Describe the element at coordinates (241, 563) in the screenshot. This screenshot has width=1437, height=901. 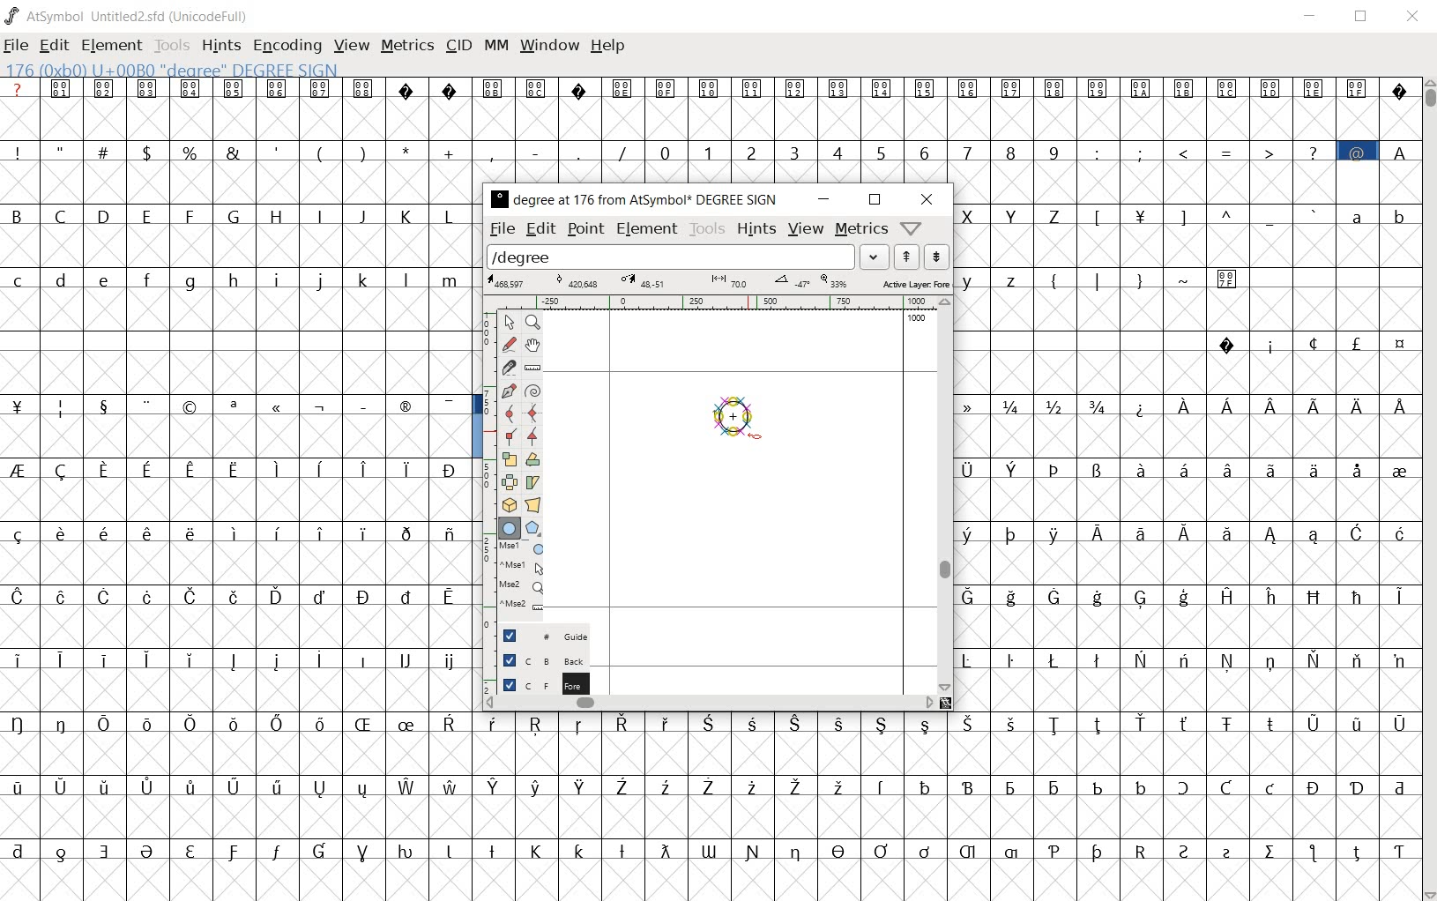
I see `empty glyph slots` at that location.